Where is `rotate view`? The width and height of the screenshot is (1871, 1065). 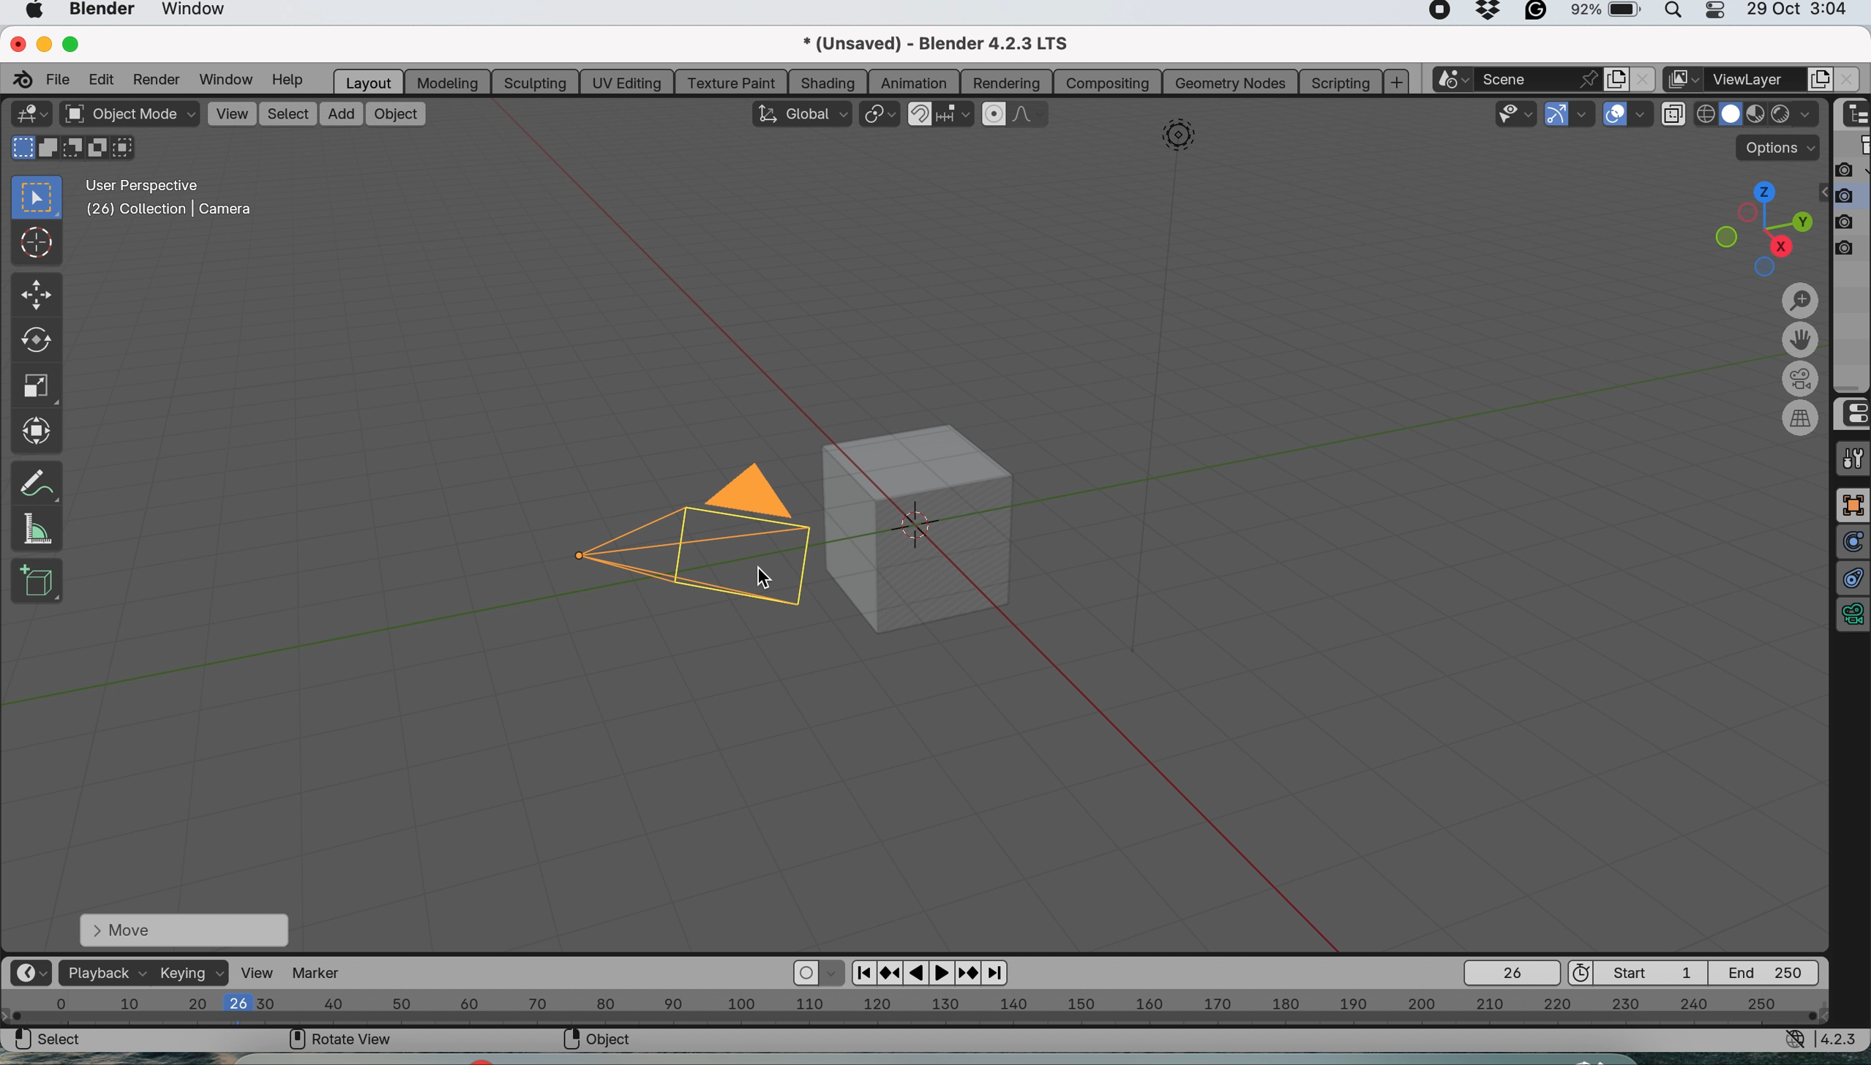
rotate view is located at coordinates (341, 1042).